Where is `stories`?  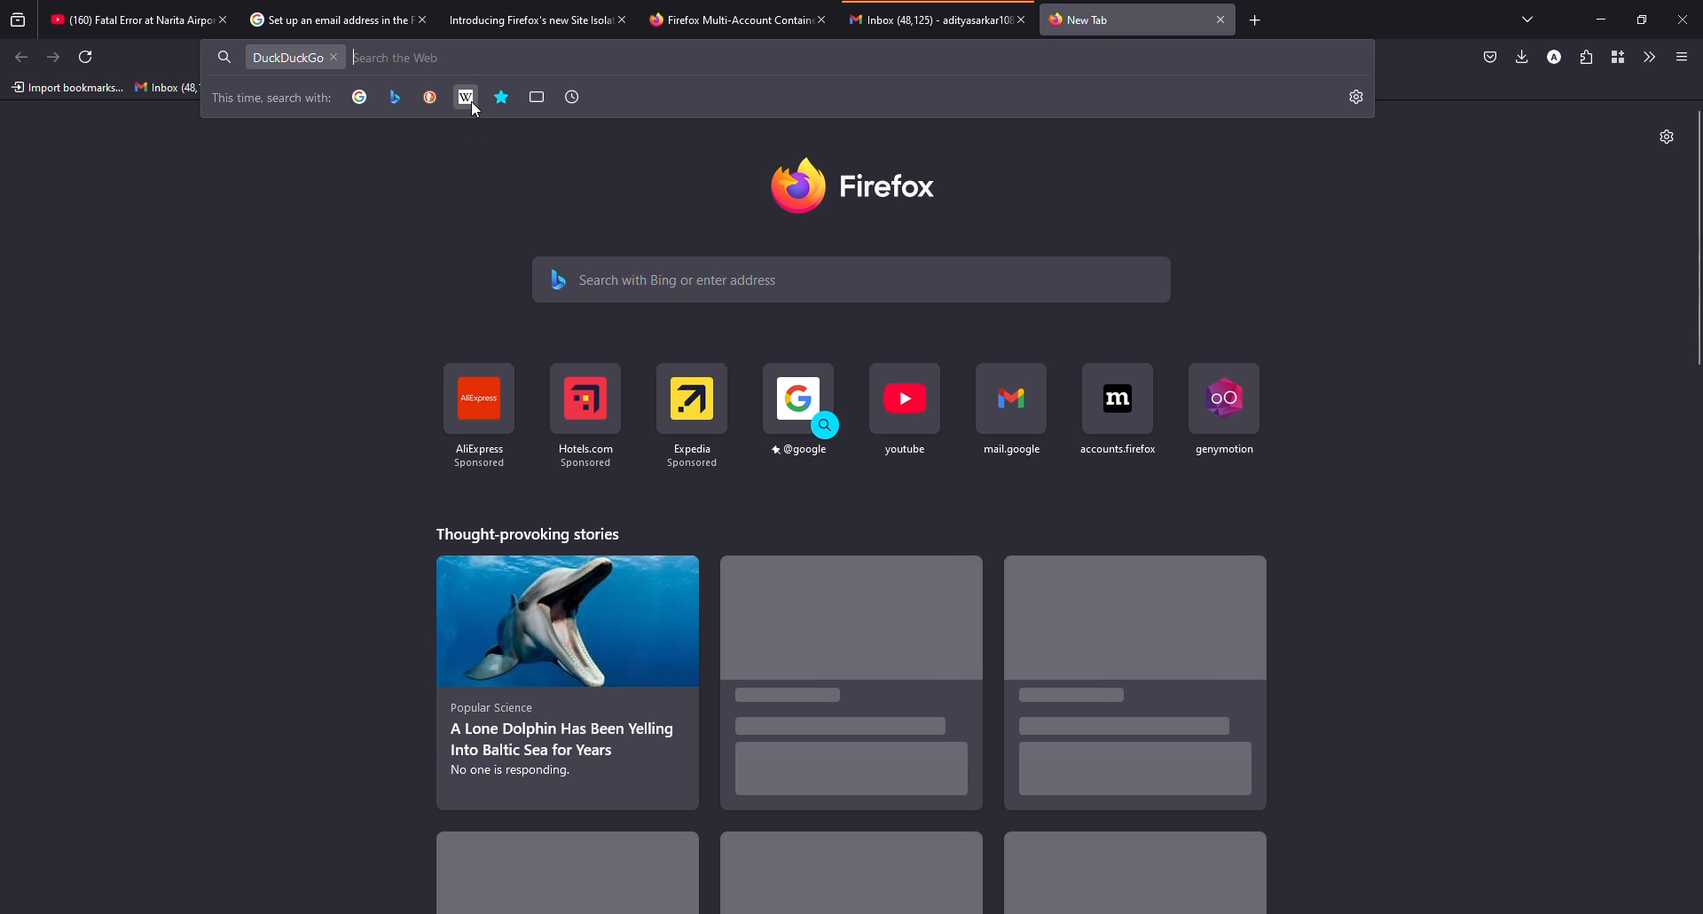 stories is located at coordinates (853, 689).